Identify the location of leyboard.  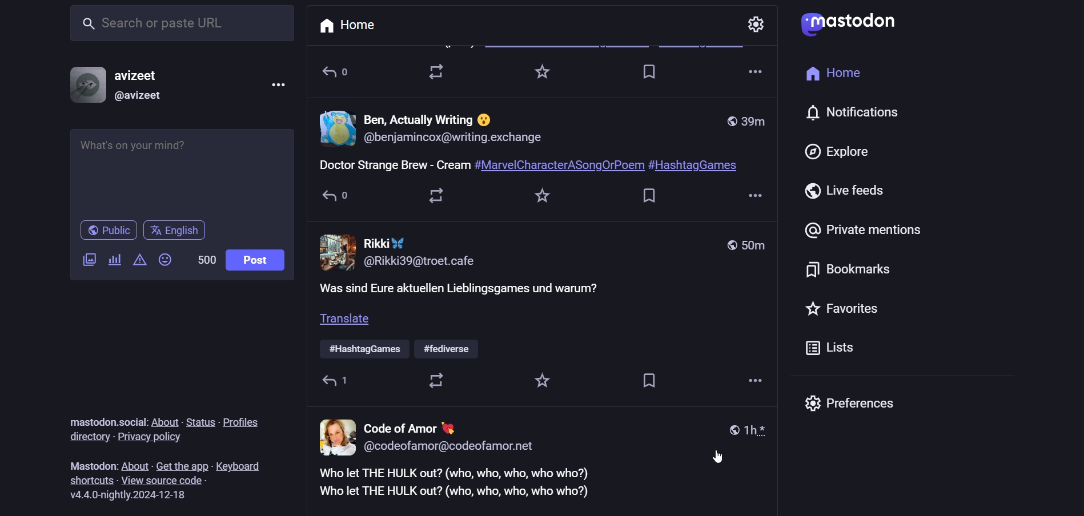
(241, 461).